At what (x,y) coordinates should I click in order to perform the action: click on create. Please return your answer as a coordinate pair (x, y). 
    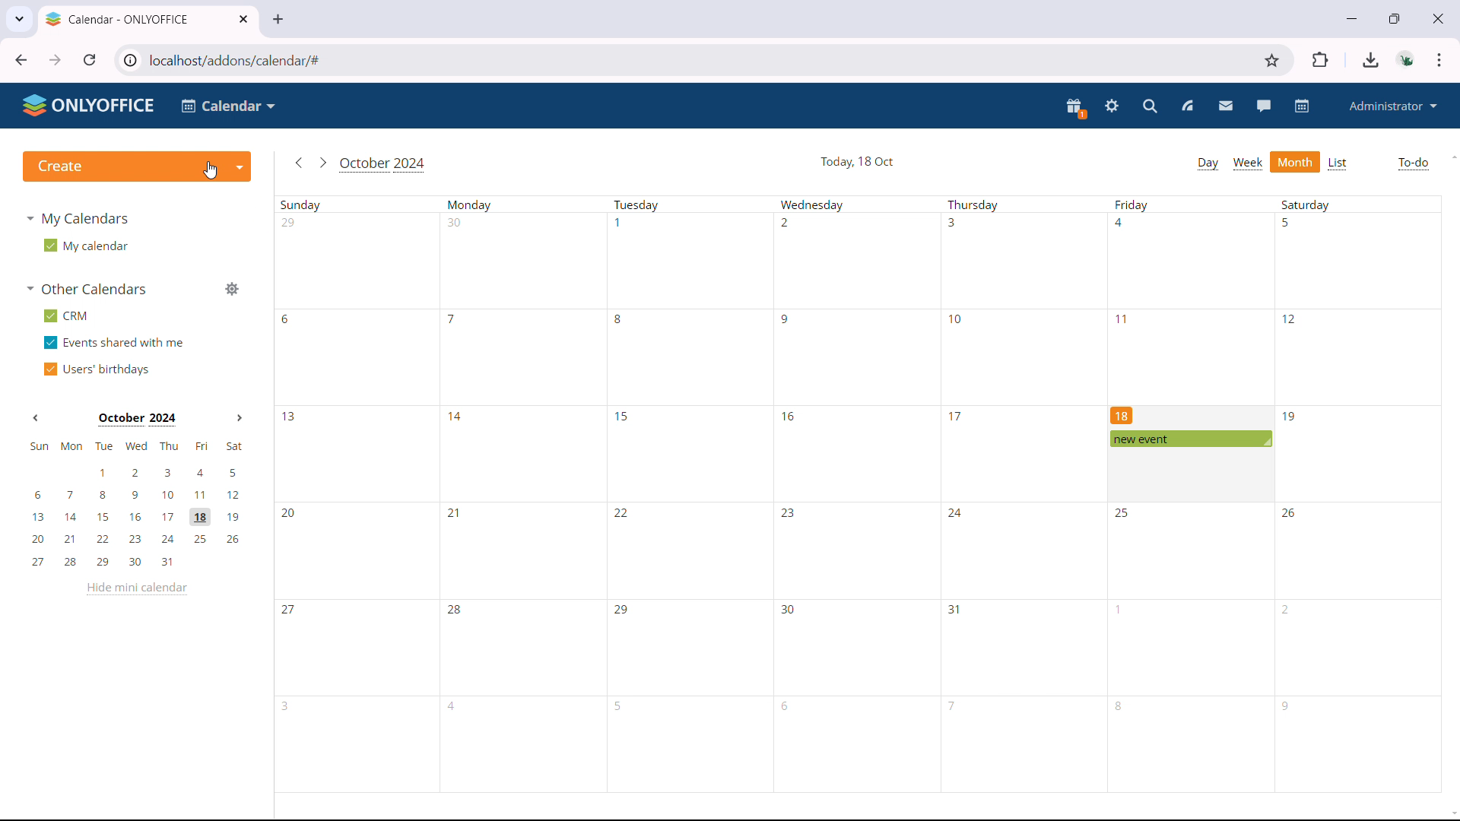
    Looking at the image, I should click on (137, 166).